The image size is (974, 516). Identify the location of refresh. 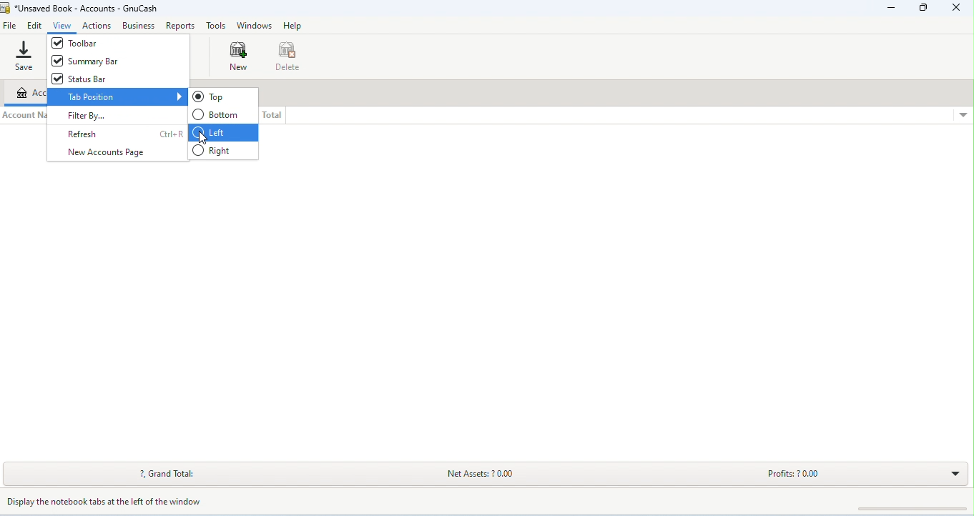
(123, 134).